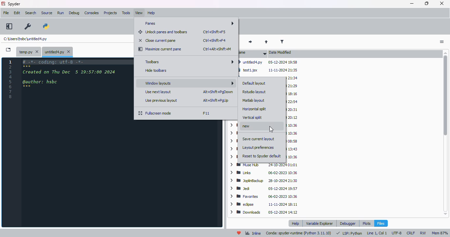  Describe the element at coordinates (29, 52) in the screenshot. I see `temporary file` at that location.